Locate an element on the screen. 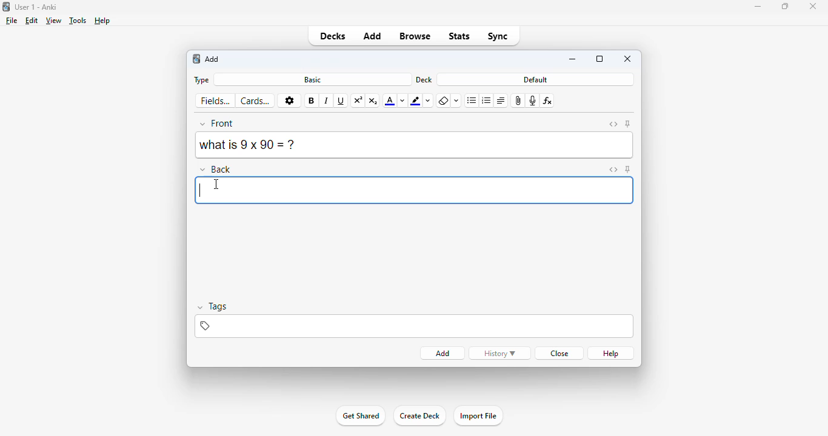 The height and width of the screenshot is (436, 828). underline is located at coordinates (341, 101).